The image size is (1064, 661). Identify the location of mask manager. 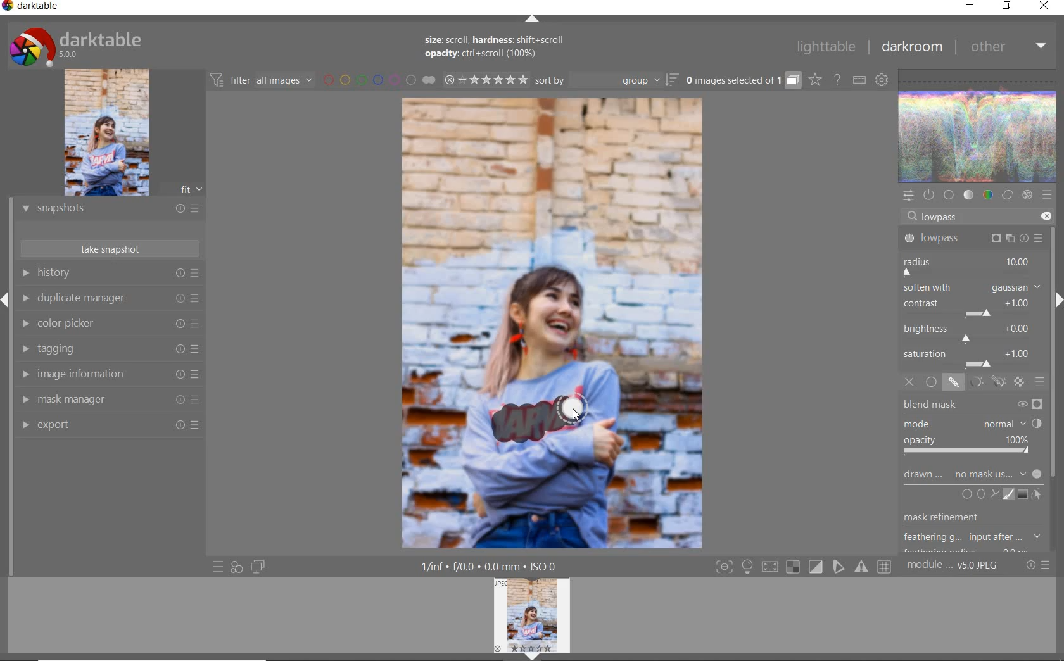
(109, 401).